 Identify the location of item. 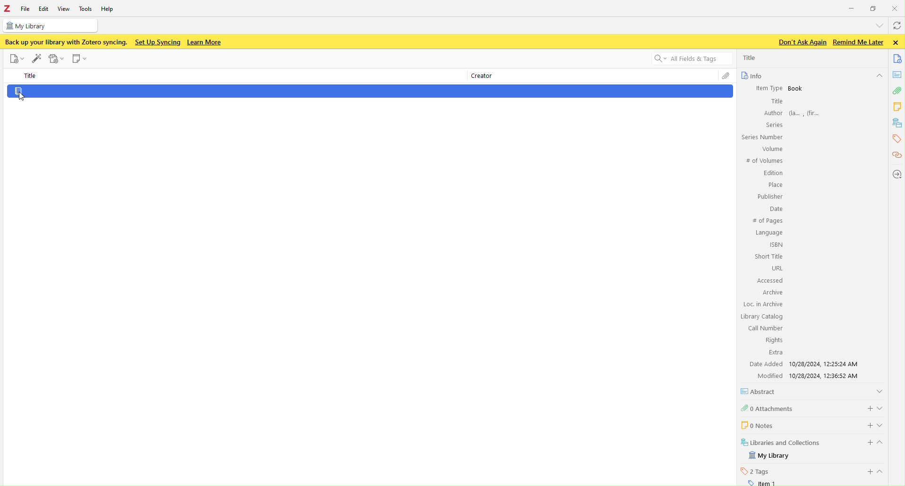
(797, 479).